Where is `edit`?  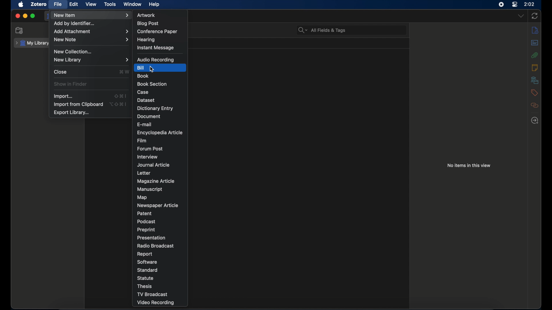
edit is located at coordinates (74, 4).